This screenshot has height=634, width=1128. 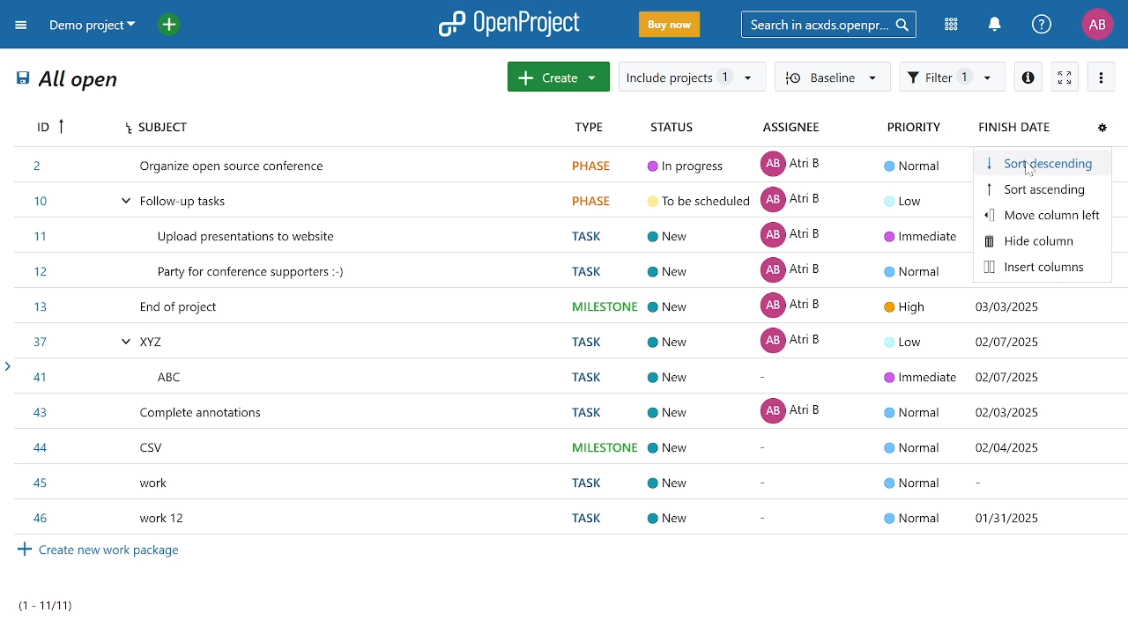 I want to click on open sidebar, so click(x=7, y=369).